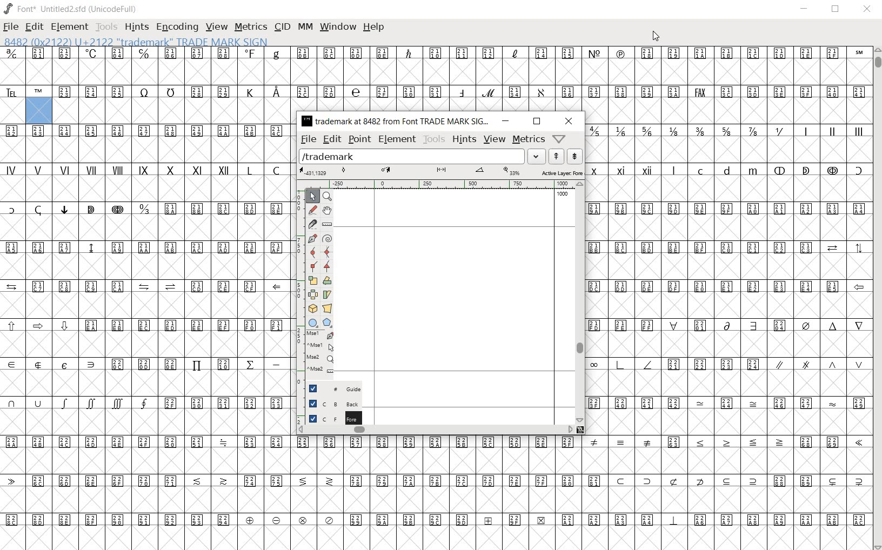 The image size is (882, 550). Describe the element at coordinates (326, 197) in the screenshot. I see `magnify` at that location.